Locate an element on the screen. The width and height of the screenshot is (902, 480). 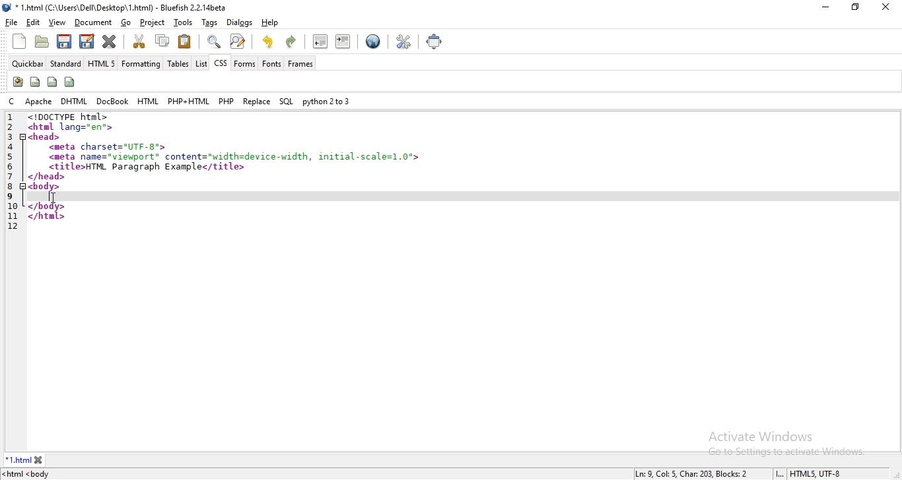
Ln: 9, Col: 5, Char: 203, Blocks: 2 is located at coordinates (695, 474).